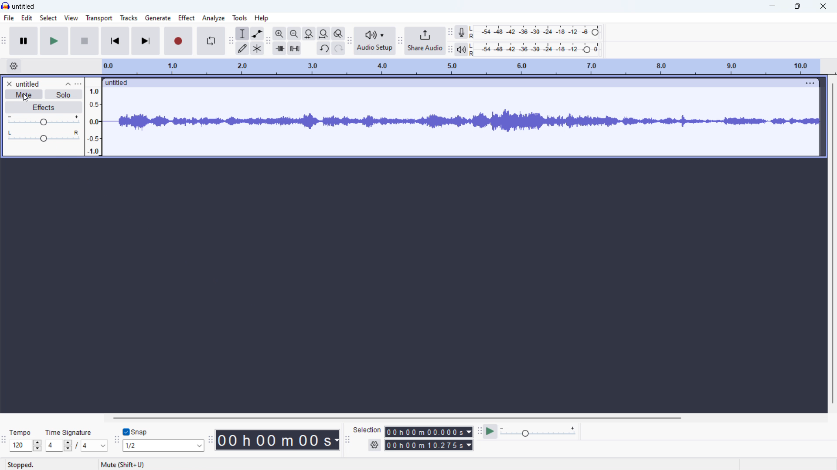  What do you see at coordinates (349, 43) in the screenshot?
I see `audio setup toolbar` at bounding box center [349, 43].